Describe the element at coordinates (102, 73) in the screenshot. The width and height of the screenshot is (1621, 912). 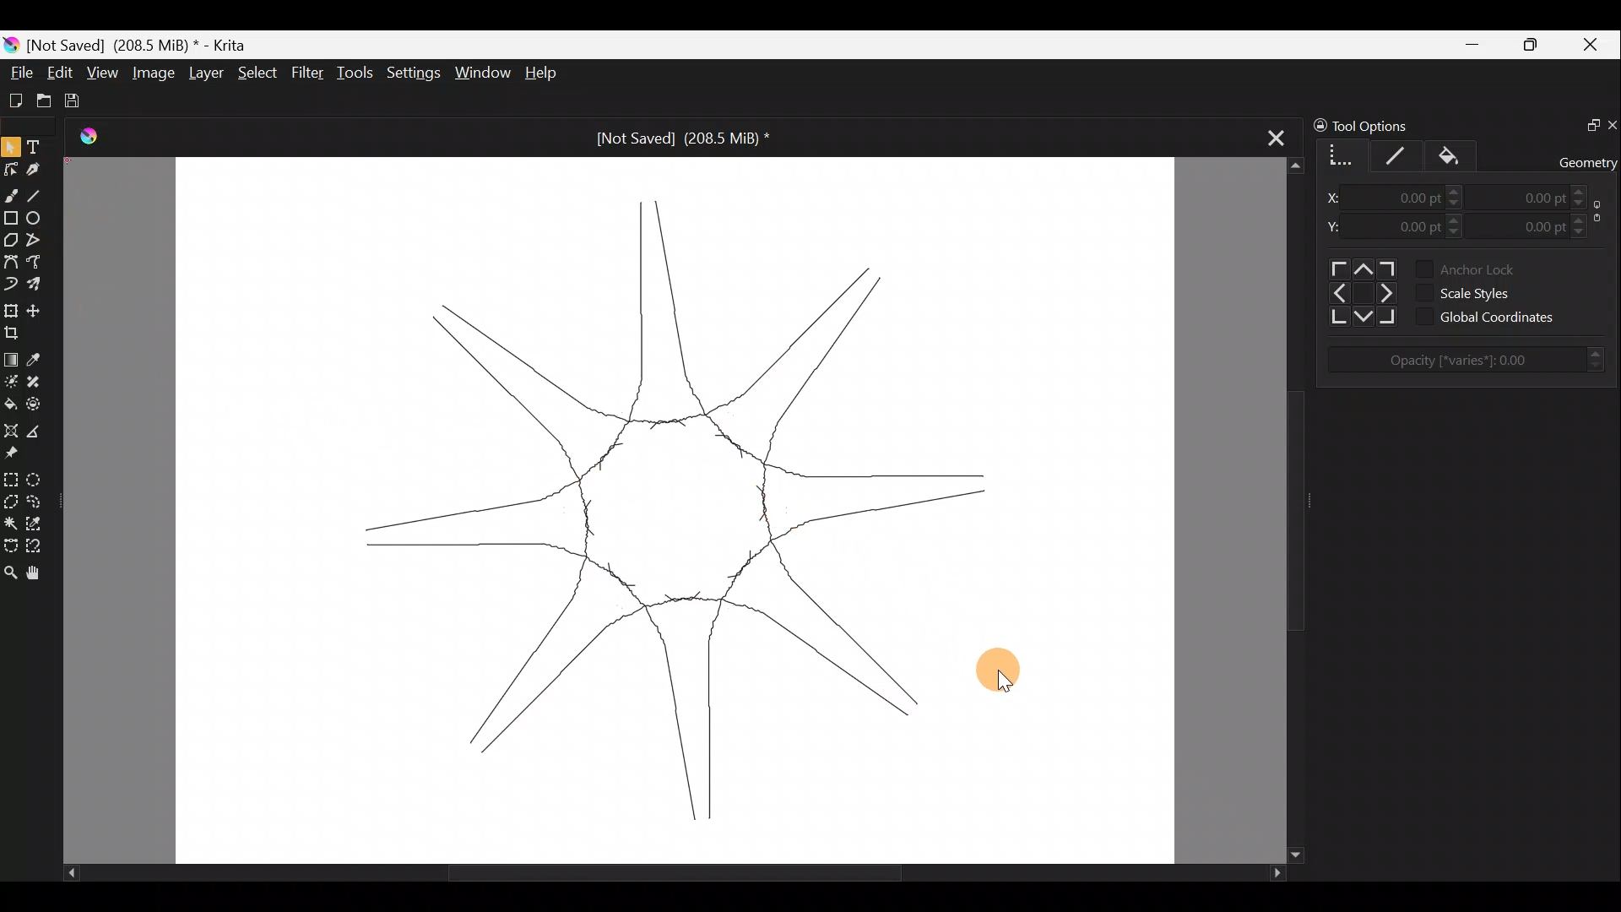
I see `View` at that location.